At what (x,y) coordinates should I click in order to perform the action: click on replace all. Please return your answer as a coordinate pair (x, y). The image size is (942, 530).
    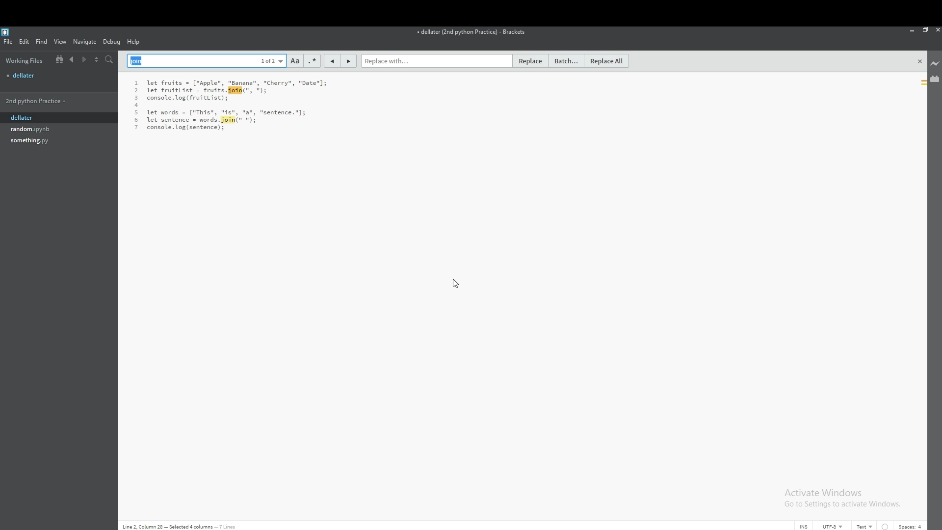
    Looking at the image, I should click on (607, 61).